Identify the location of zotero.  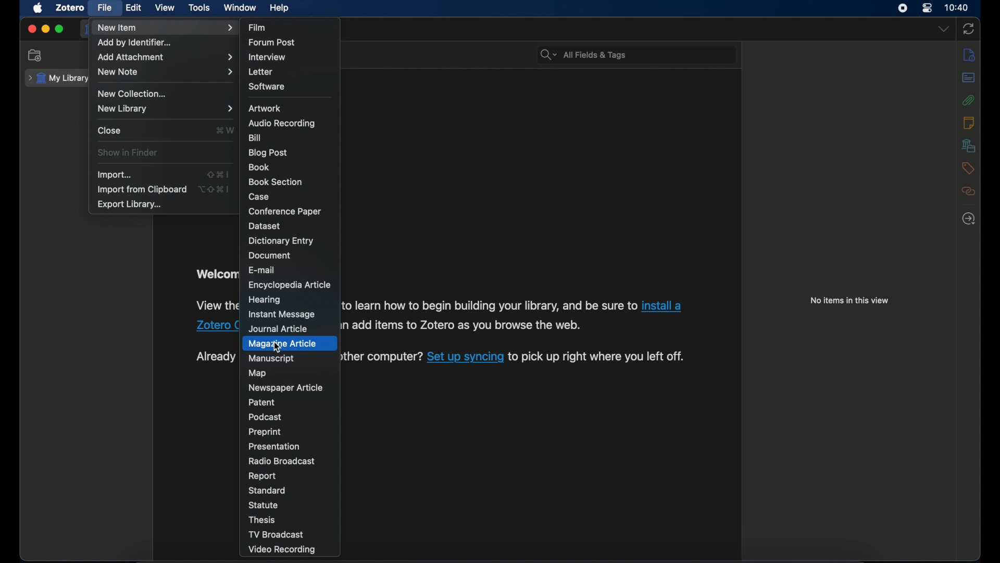
(69, 7).